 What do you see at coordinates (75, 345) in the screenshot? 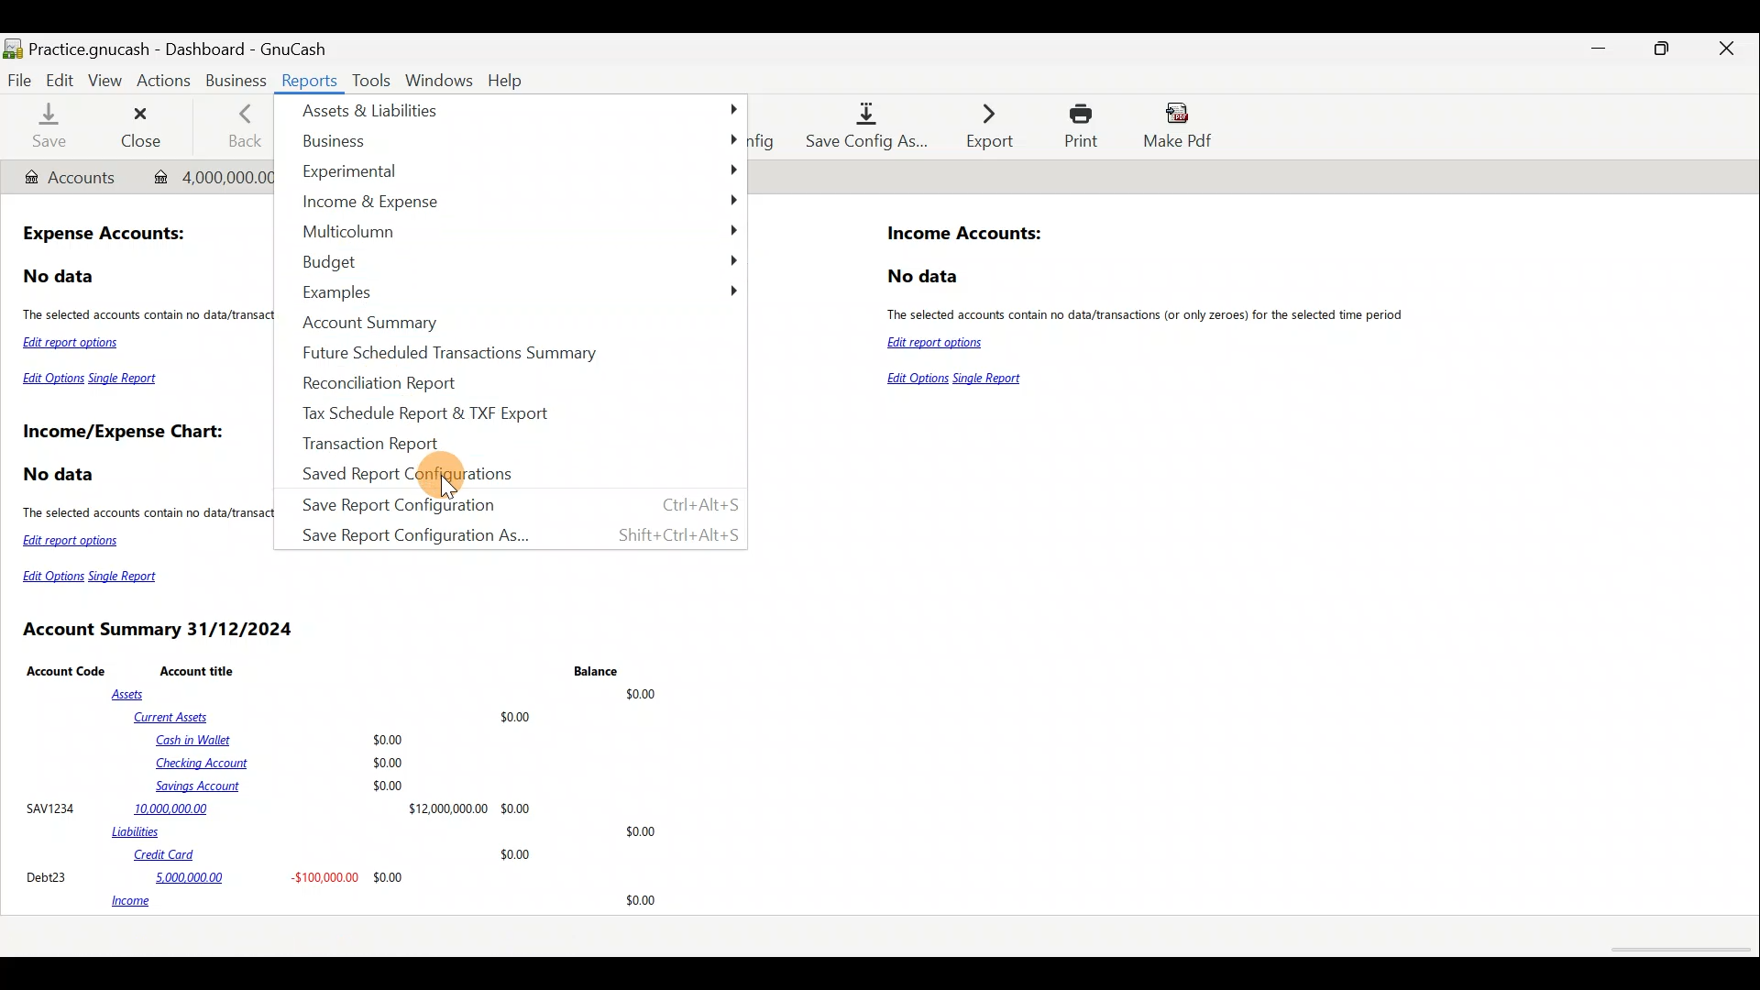
I see `Edit report options` at bounding box center [75, 345].